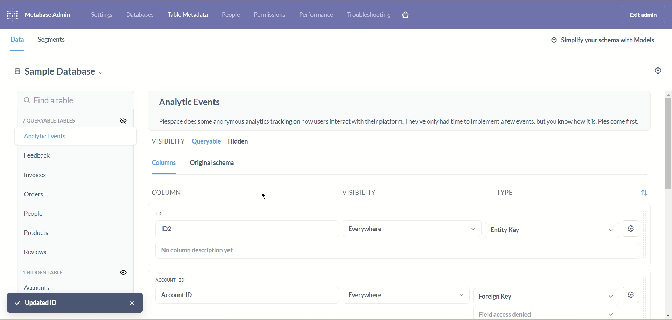 Image resolution: width=672 pixels, height=320 pixels. I want to click on Metabase admin, so click(51, 15).